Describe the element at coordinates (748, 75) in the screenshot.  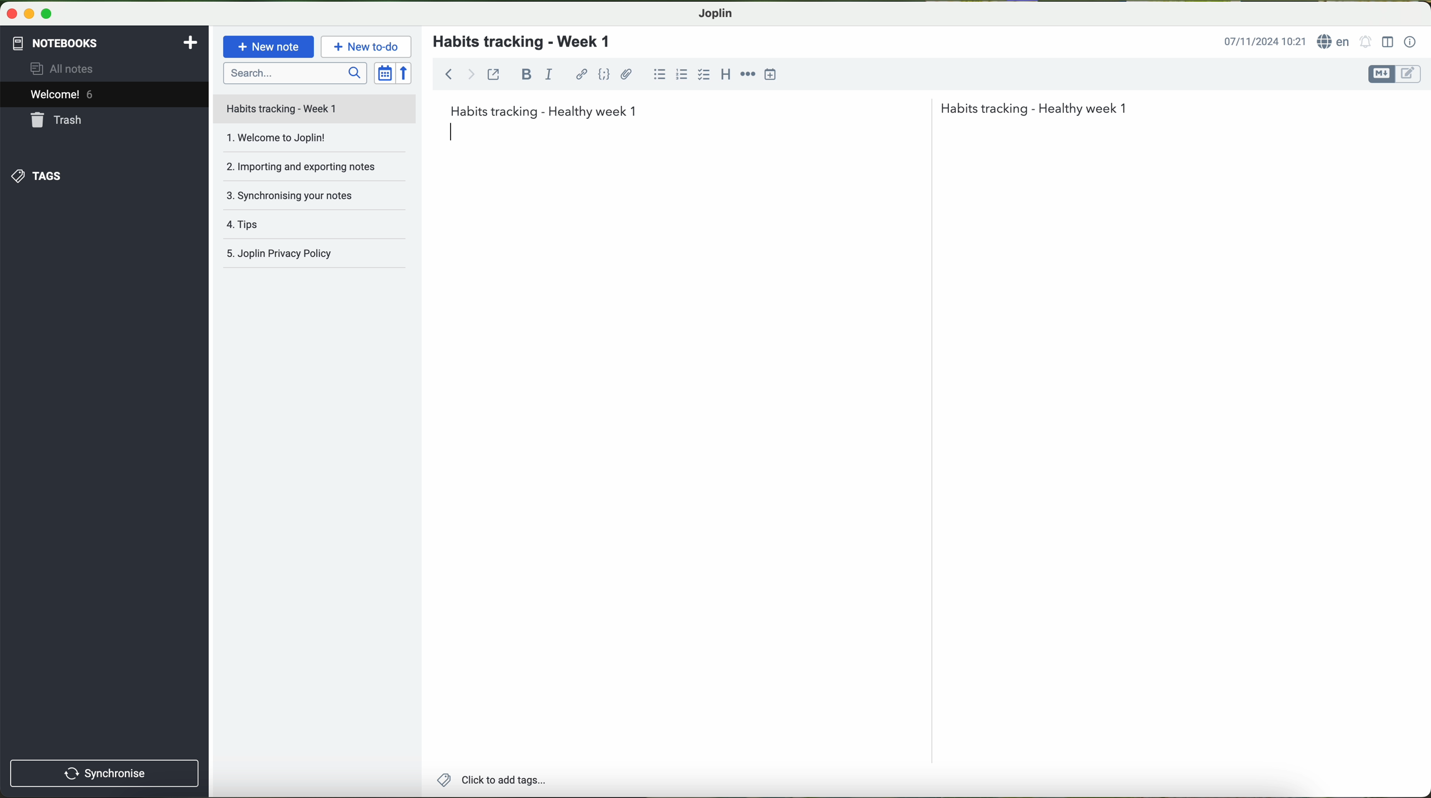
I see `horizontal rule` at that location.